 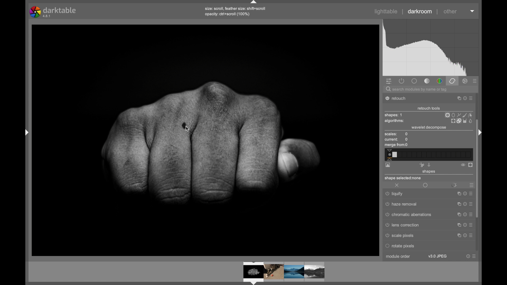 I want to click on paste, so click(x=429, y=165).